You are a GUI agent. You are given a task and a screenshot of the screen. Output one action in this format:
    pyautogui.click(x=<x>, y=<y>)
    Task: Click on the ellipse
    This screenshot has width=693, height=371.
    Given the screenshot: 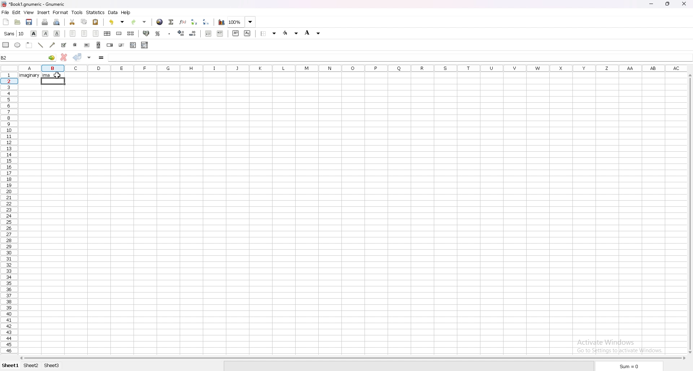 What is the action you would take?
    pyautogui.click(x=17, y=45)
    